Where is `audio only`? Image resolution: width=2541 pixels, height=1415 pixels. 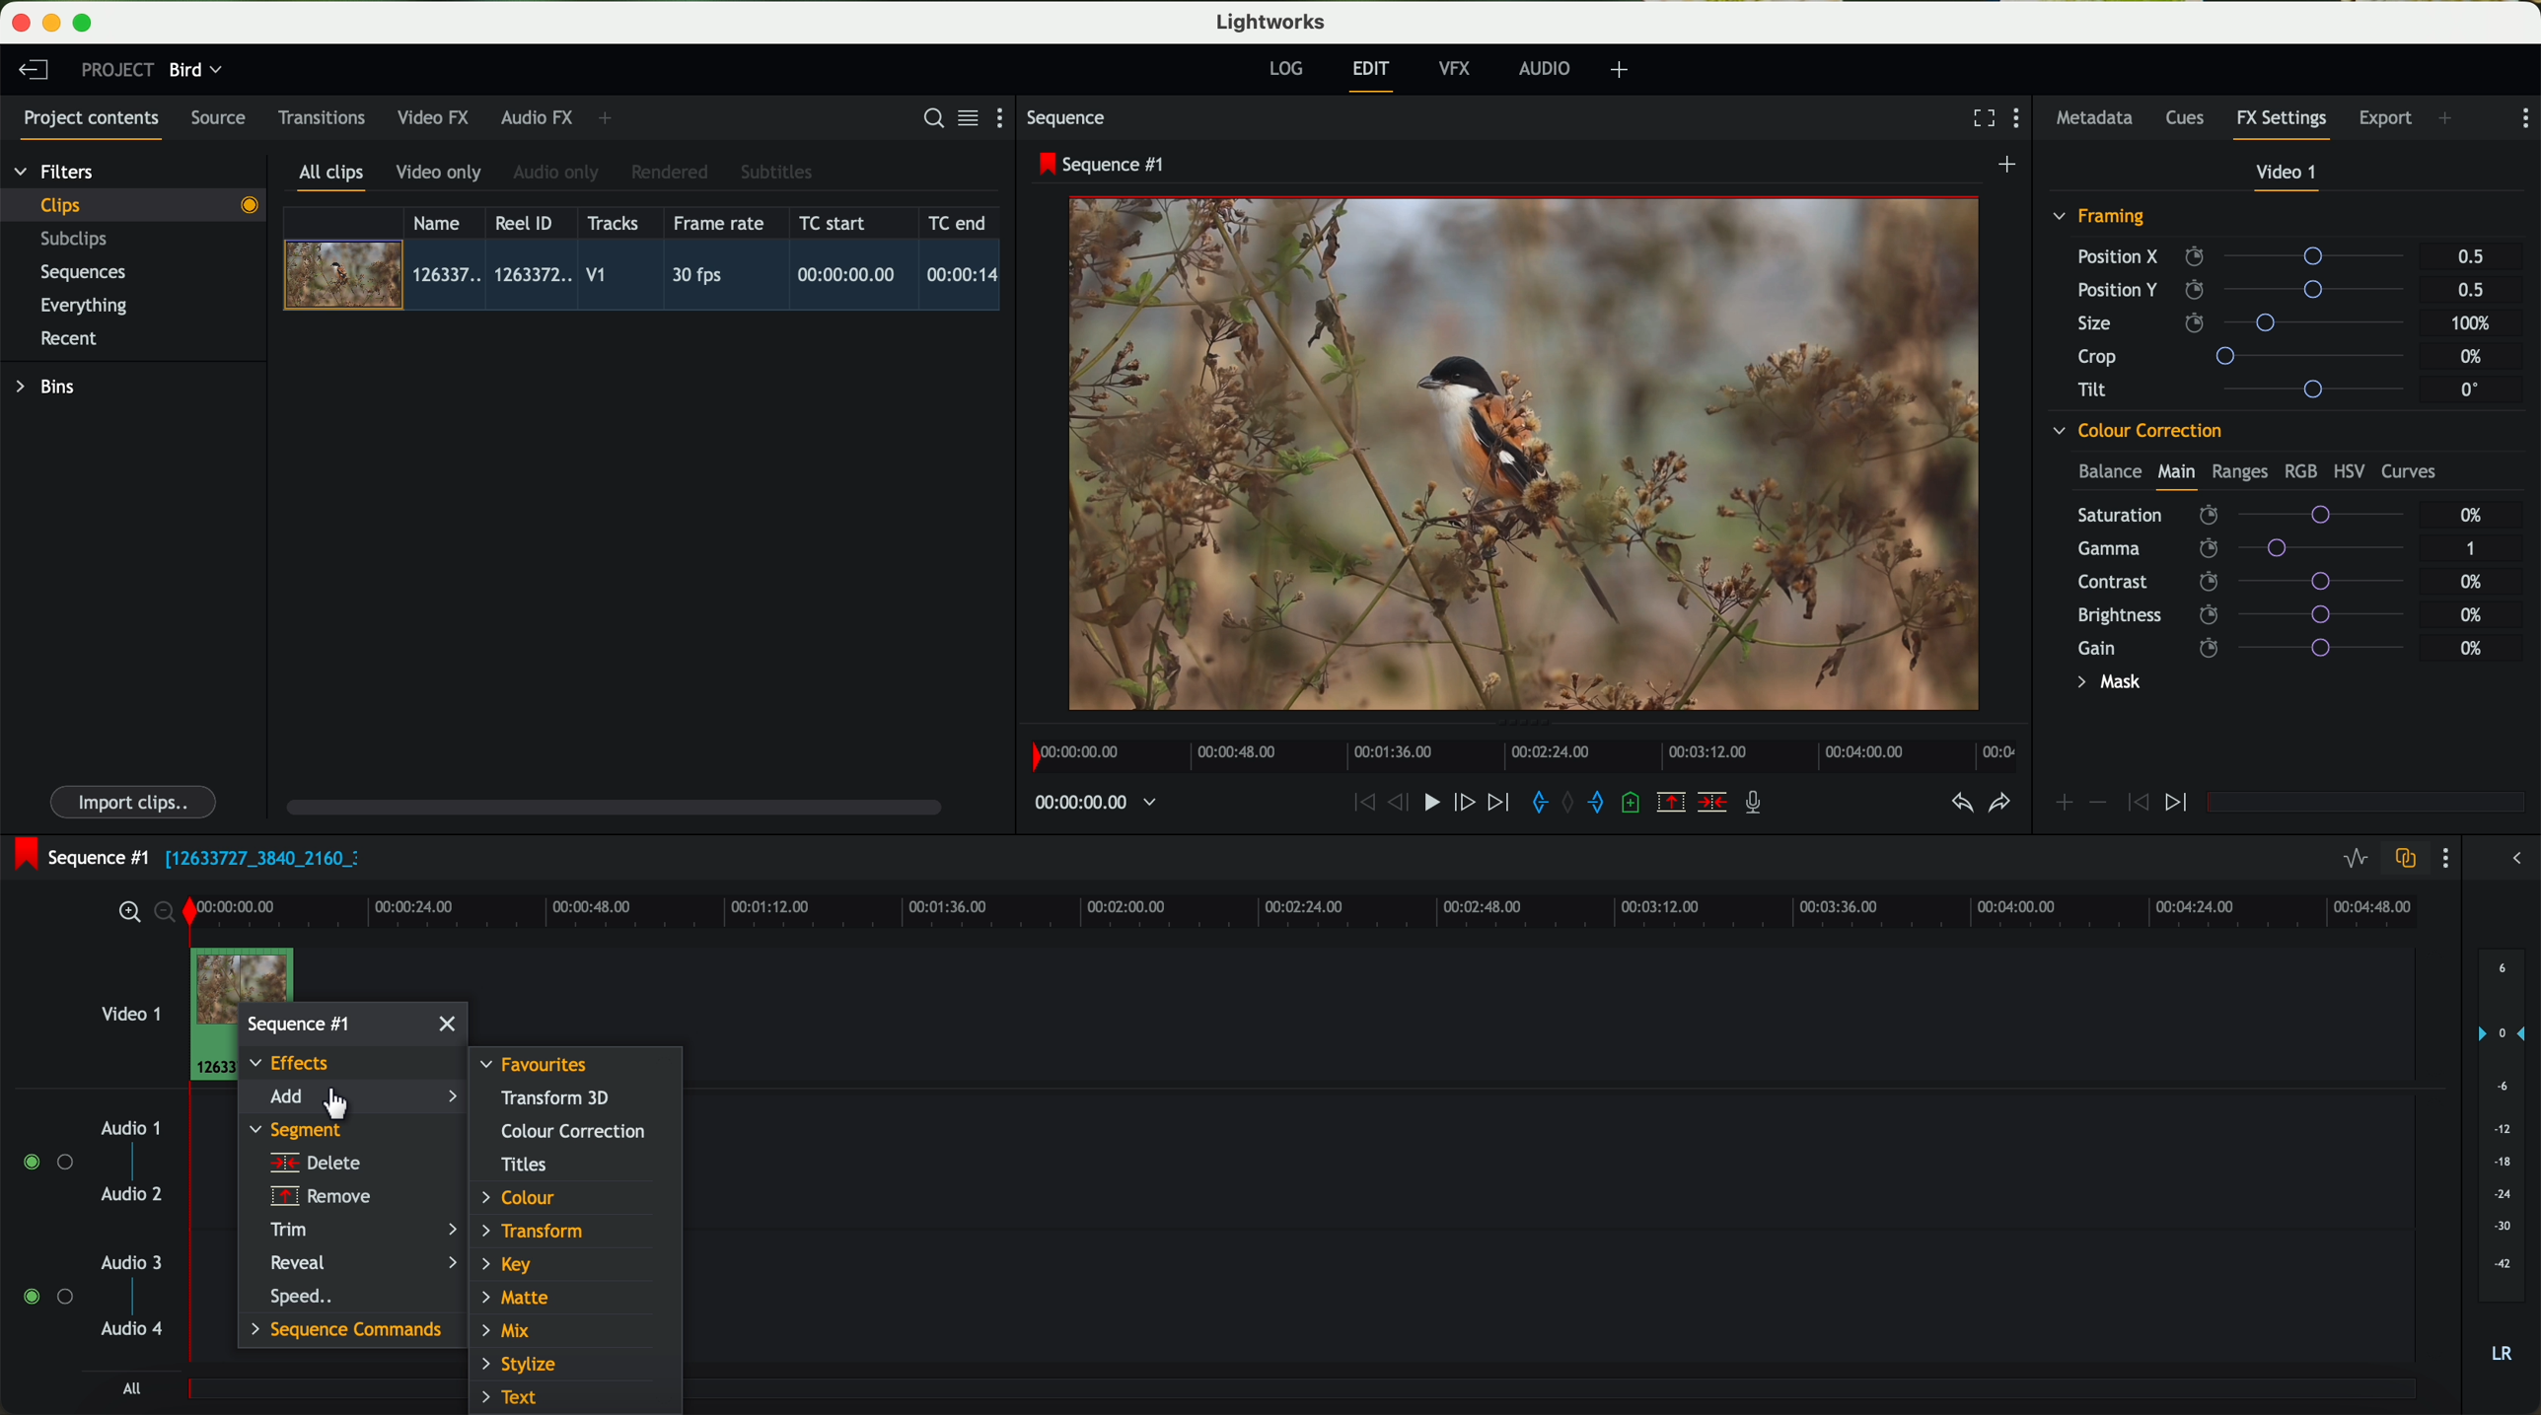
audio only is located at coordinates (557, 173).